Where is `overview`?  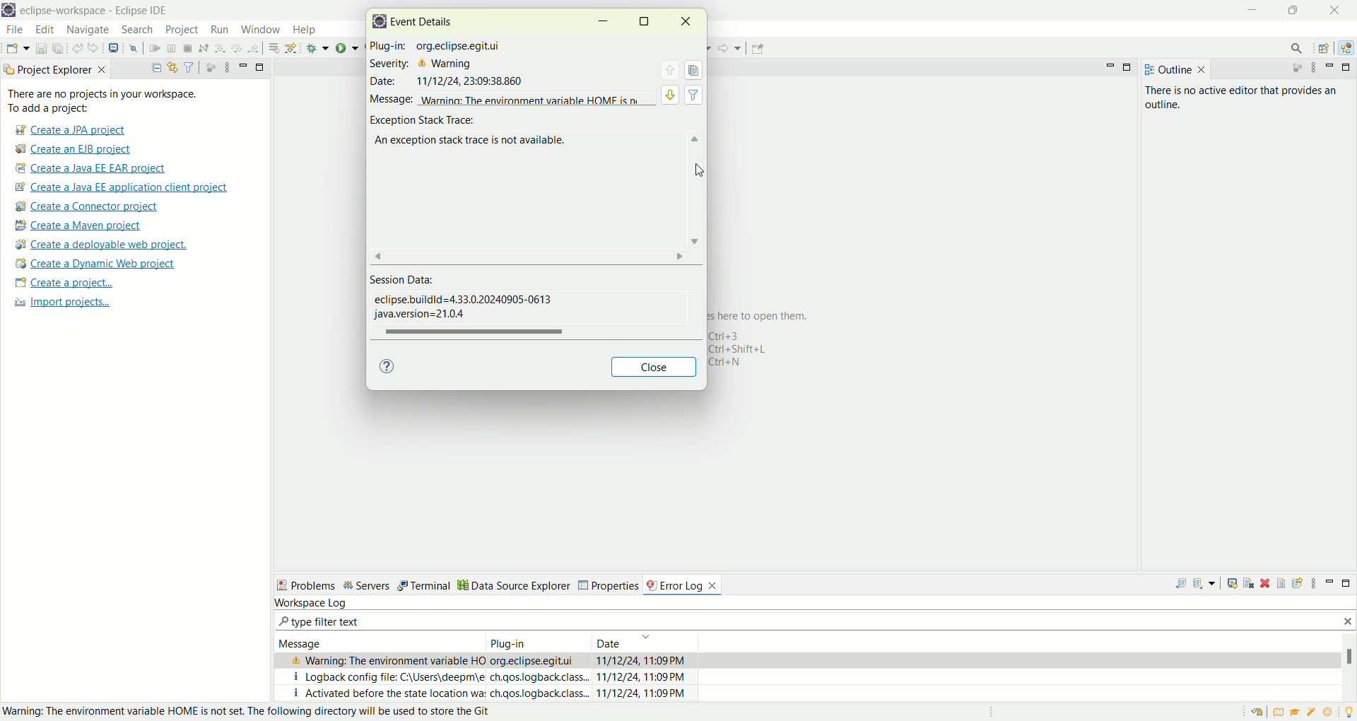 overview is located at coordinates (1276, 713).